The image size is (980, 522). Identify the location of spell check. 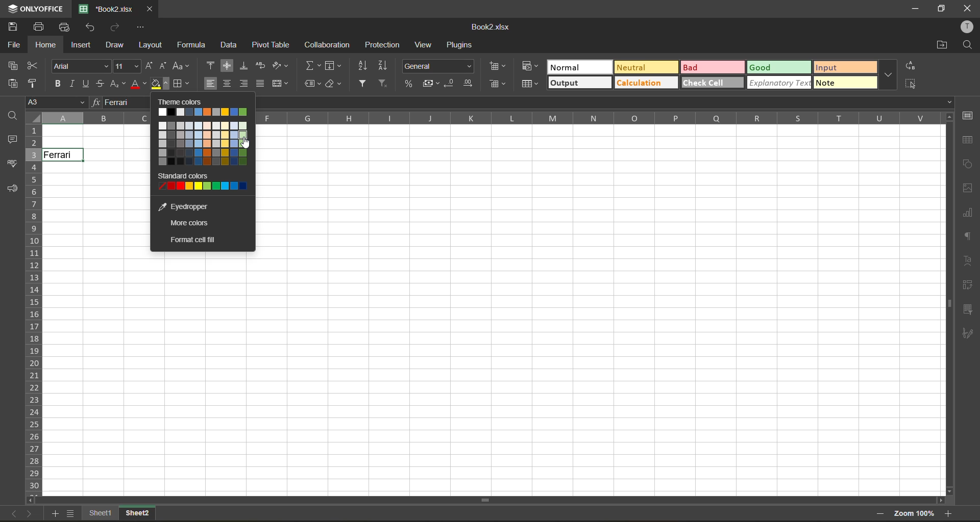
(12, 165).